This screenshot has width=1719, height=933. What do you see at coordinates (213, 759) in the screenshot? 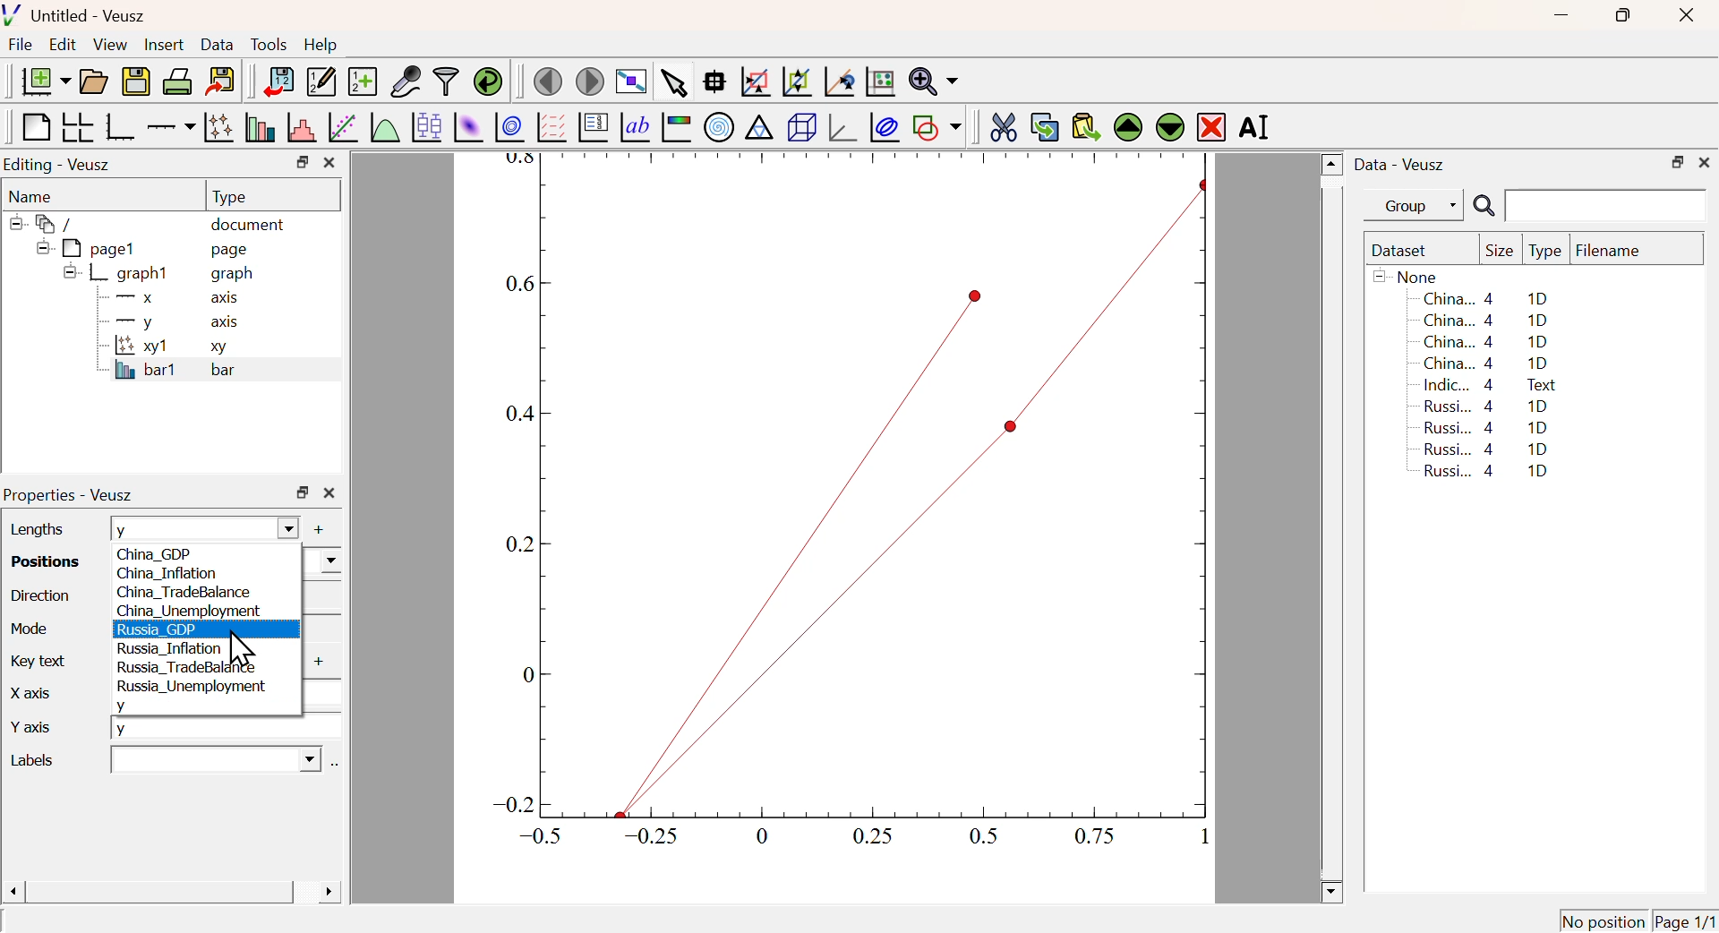
I see `Dropdown` at bounding box center [213, 759].